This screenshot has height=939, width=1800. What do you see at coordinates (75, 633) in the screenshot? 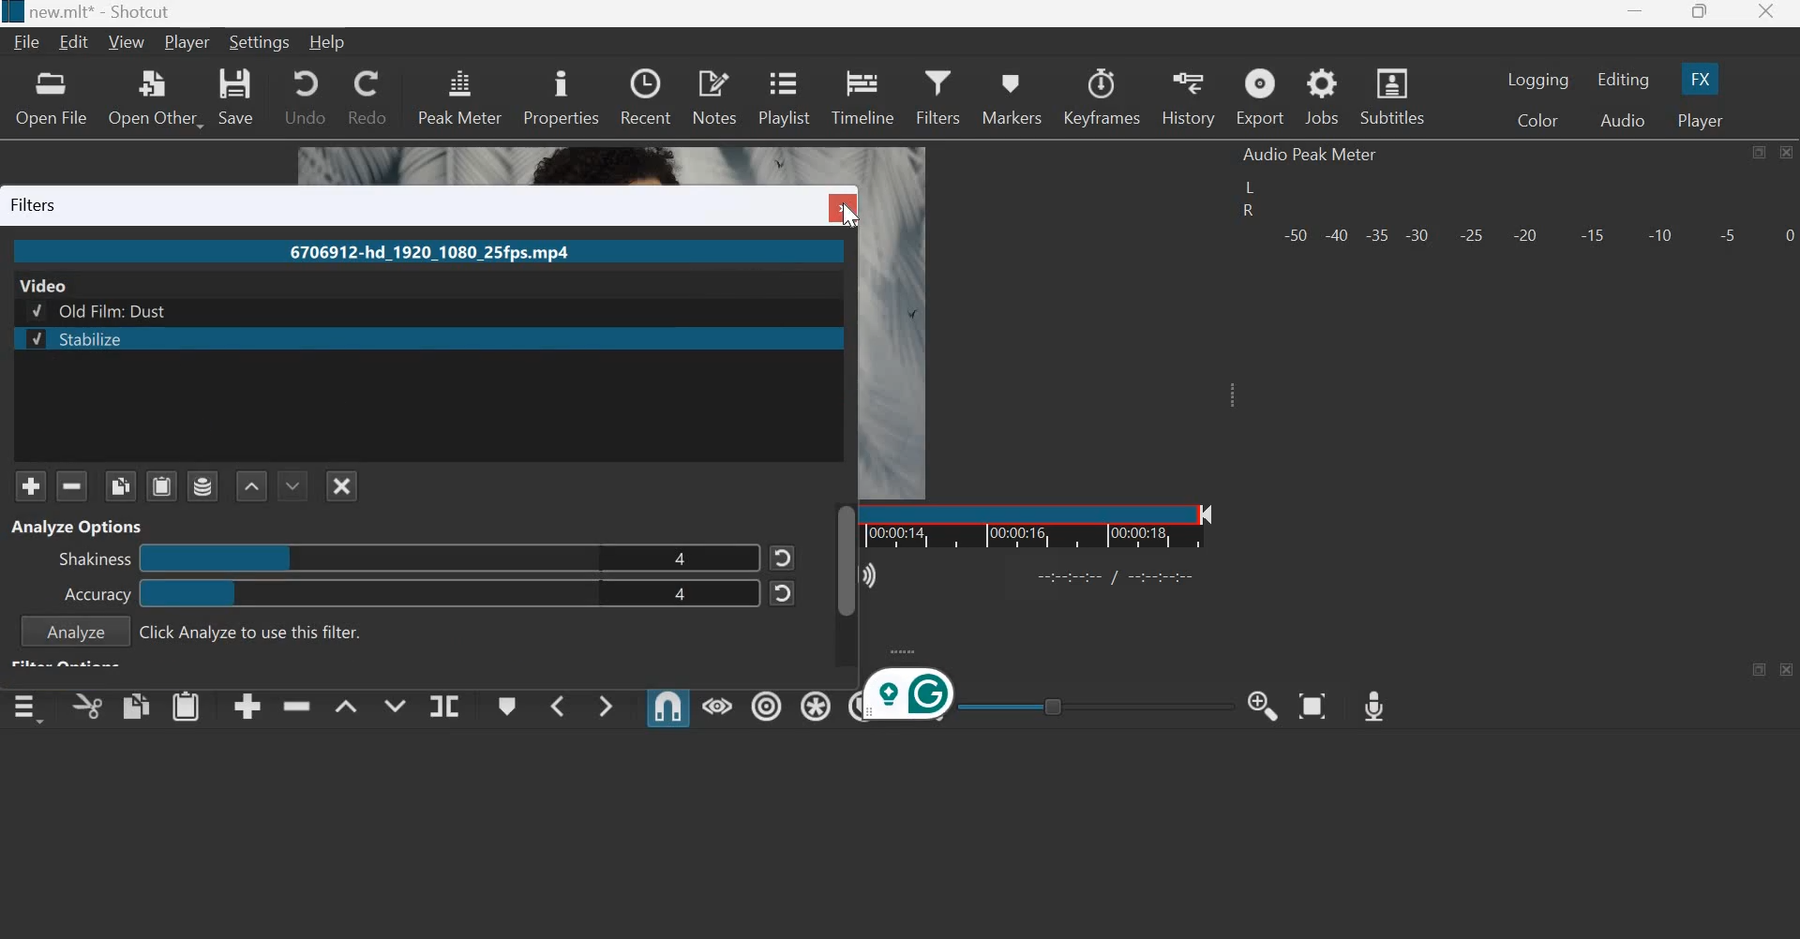
I see `Analyze` at bounding box center [75, 633].